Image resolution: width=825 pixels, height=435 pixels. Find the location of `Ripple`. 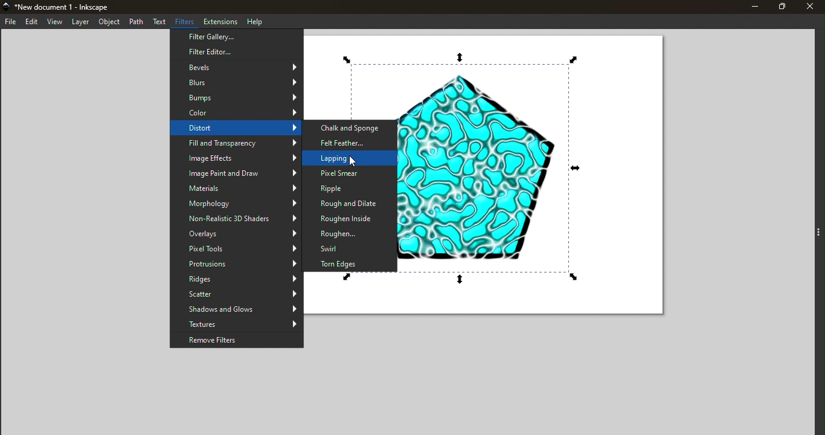

Ripple is located at coordinates (347, 188).